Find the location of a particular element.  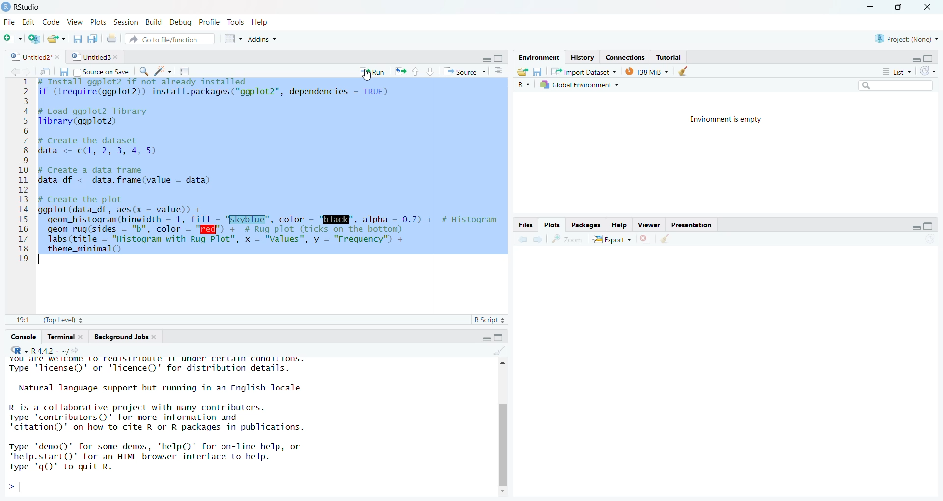

Help is located at coordinates (261, 21).